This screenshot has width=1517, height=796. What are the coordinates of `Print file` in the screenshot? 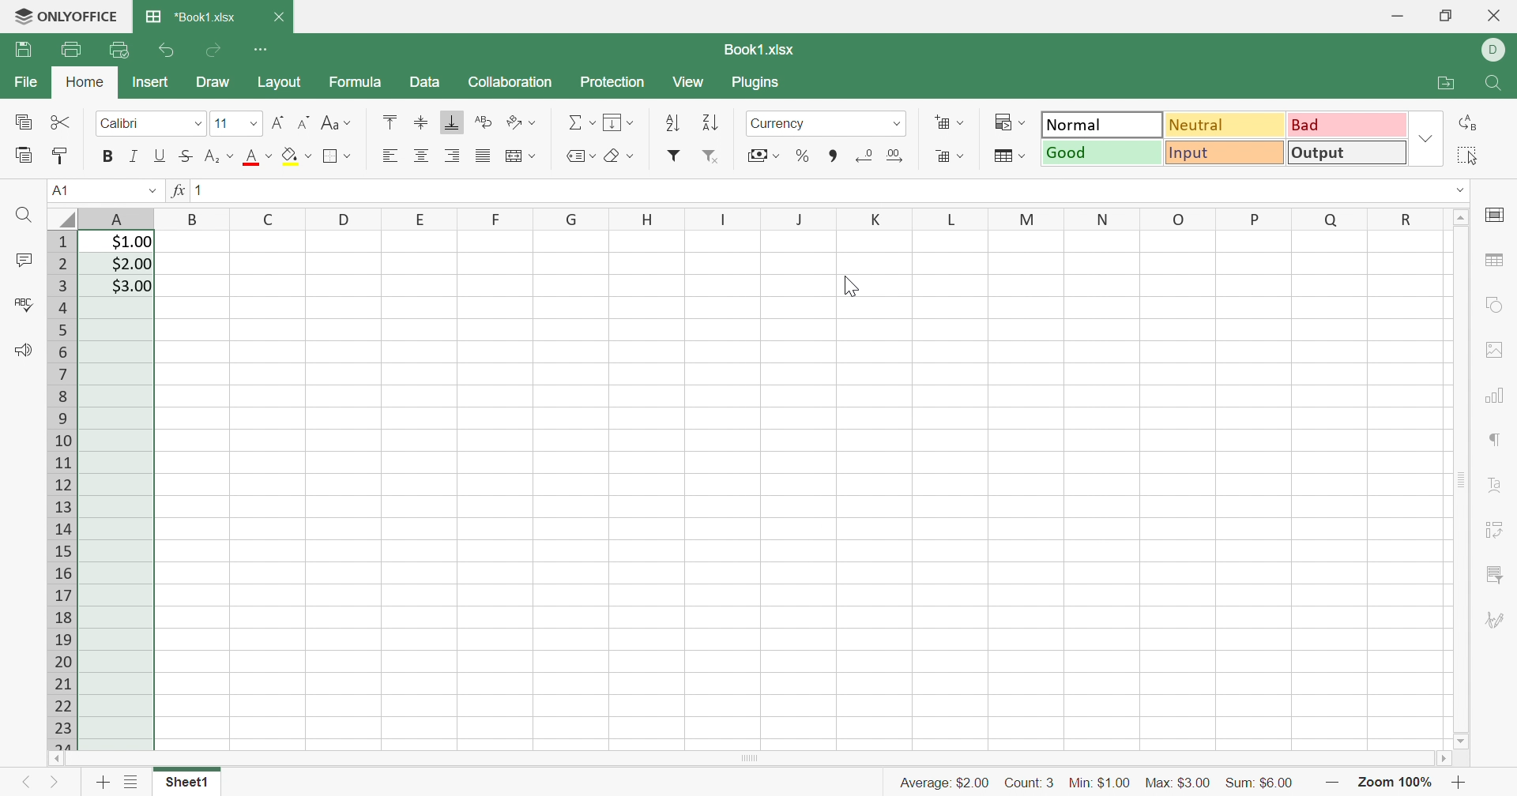 It's located at (72, 50).